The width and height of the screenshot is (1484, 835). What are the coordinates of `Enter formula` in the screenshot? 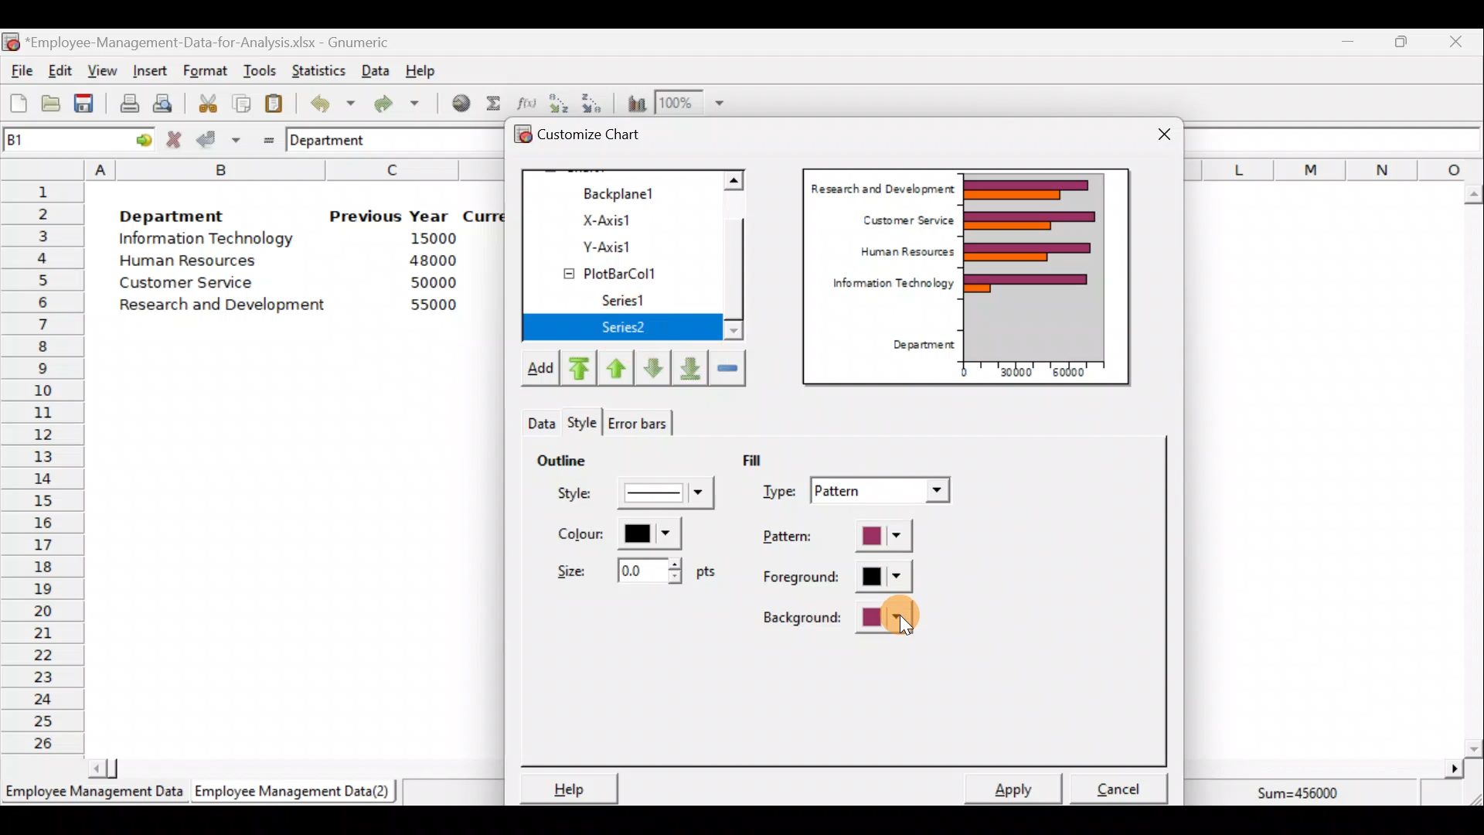 It's located at (264, 137).